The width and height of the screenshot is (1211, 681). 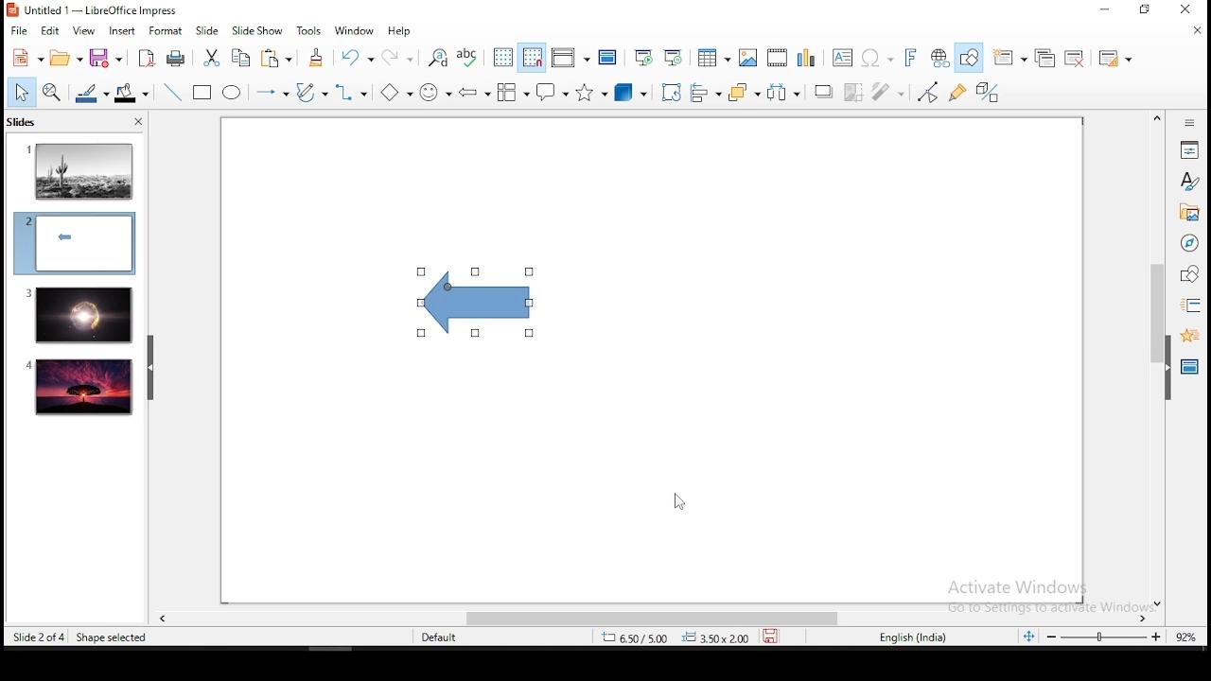 I want to click on edit, so click(x=50, y=31).